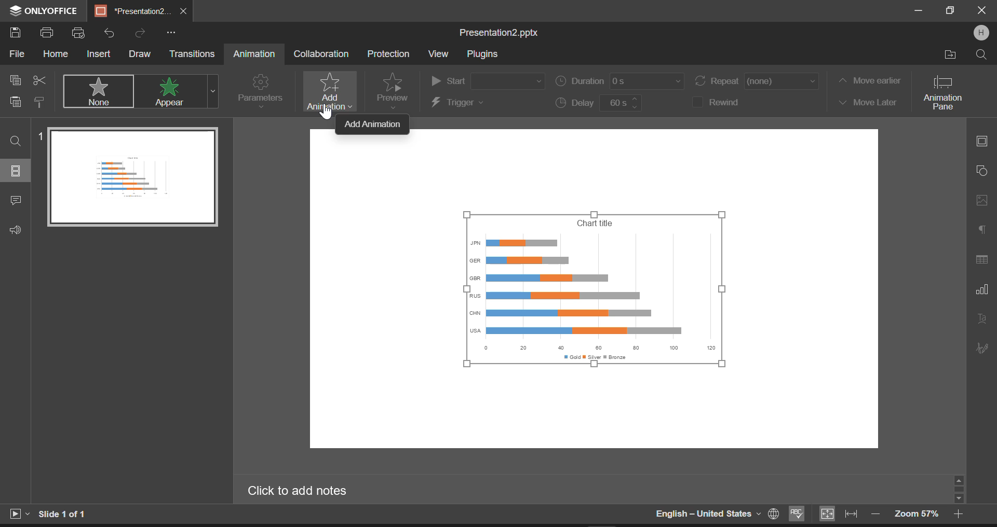 This screenshot has width=997, height=527. What do you see at coordinates (438, 53) in the screenshot?
I see `View` at bounding box center [438, 53].